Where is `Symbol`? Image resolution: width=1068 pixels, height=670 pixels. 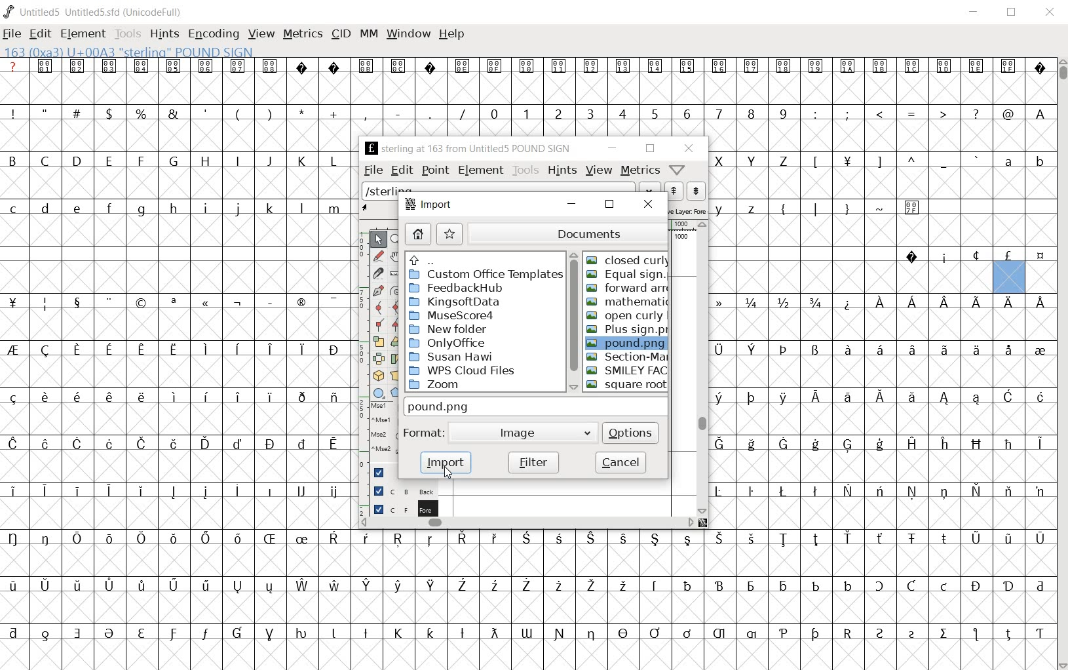
Symbol is located at coordinates (657, 66).